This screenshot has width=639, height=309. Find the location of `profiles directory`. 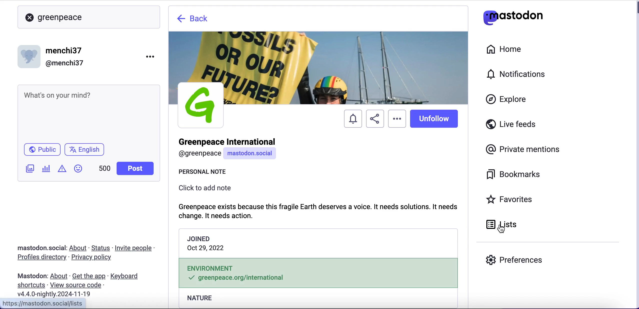

profiles directory is located at coordinates (39, 258).